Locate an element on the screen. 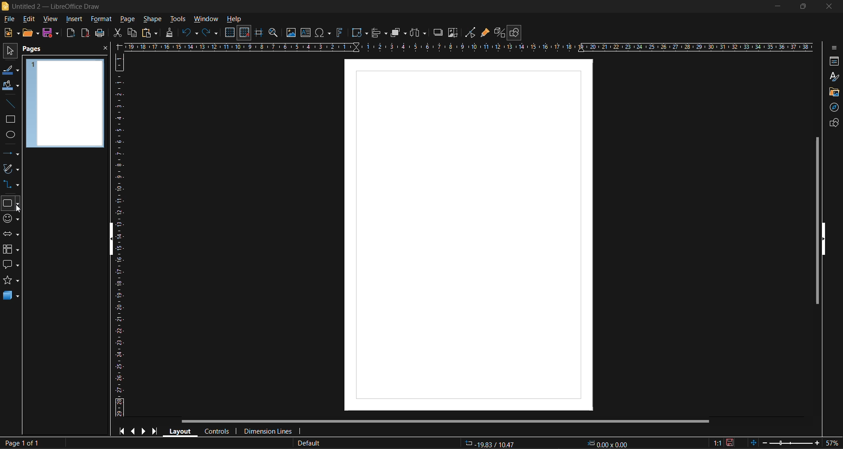 The height and width of the screenshot is (449, 843). transformations is located at coordinates (360, 33).